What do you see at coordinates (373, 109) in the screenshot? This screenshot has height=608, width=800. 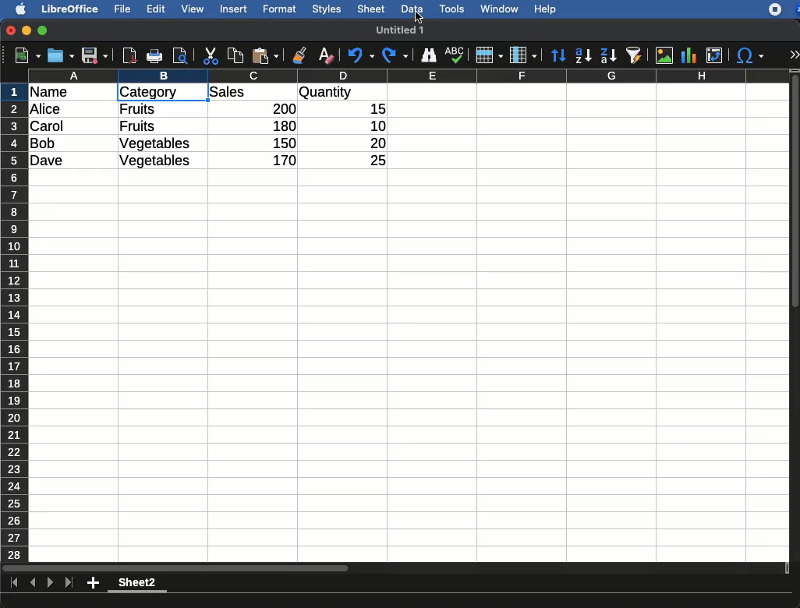 I see `15` at bounding box center [373, 109].